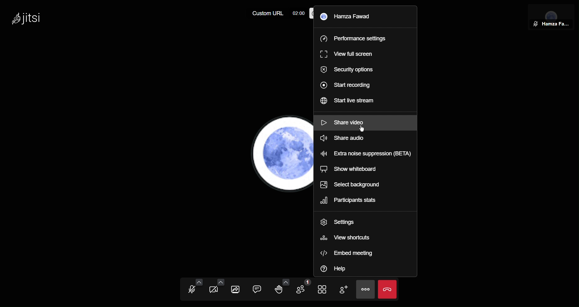 The image size is (579, 307). I want to click on View full screen, so click(347, 54).